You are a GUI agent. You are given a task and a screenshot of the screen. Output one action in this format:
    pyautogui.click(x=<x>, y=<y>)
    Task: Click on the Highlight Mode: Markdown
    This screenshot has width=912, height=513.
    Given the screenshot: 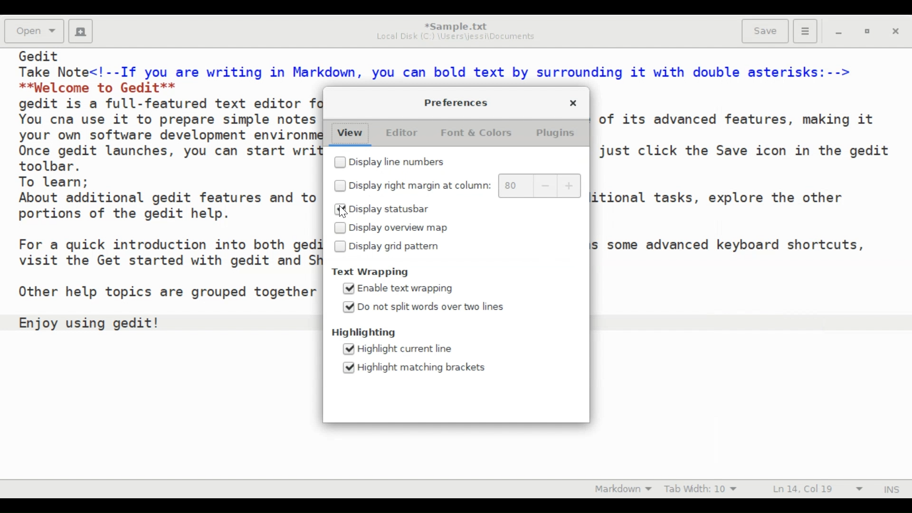 What is the action you would take?
    pyautogui.click(x=619, y=488)
    